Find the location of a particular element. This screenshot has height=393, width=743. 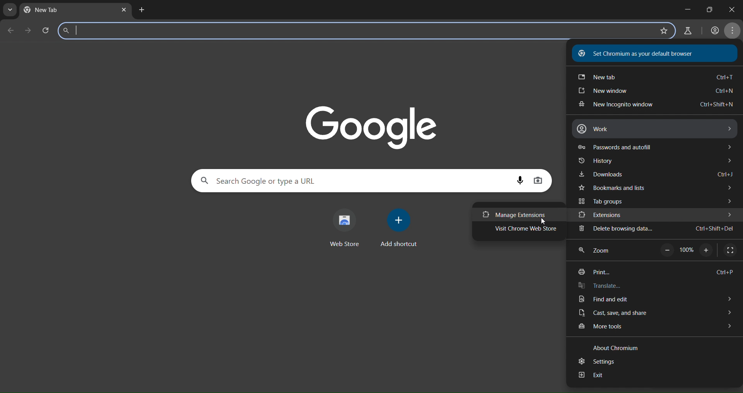

image search is located at coordinates (538, 181).